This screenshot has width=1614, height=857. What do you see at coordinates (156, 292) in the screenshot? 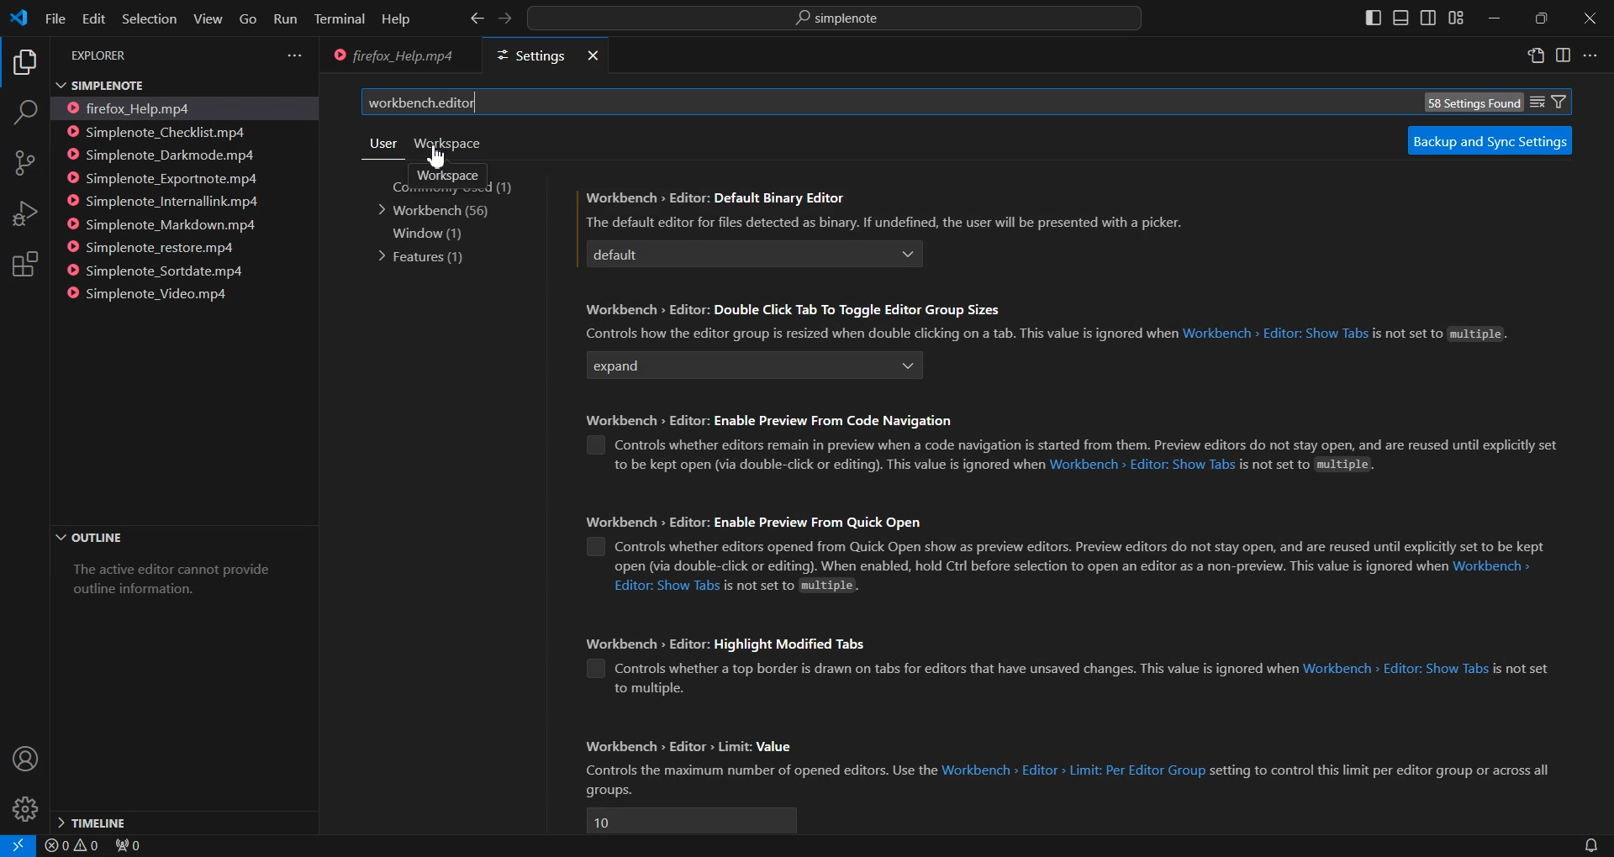
I see `Simplenote_Video.mp4` at bounding box center [156, 292].